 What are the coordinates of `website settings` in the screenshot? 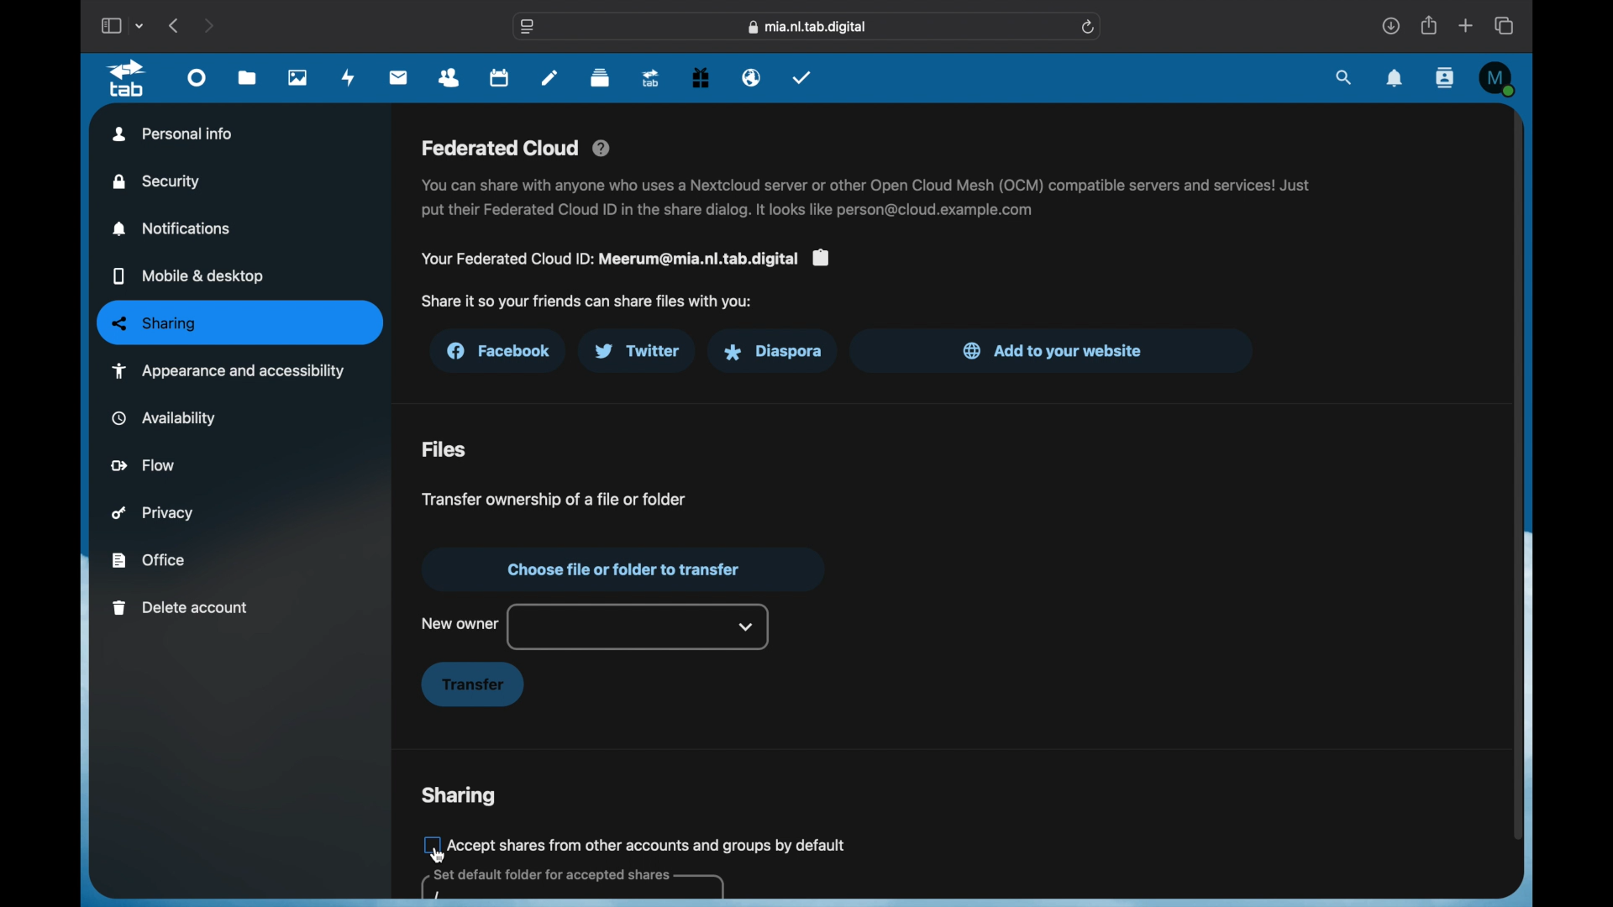 It's located at (528, 27).